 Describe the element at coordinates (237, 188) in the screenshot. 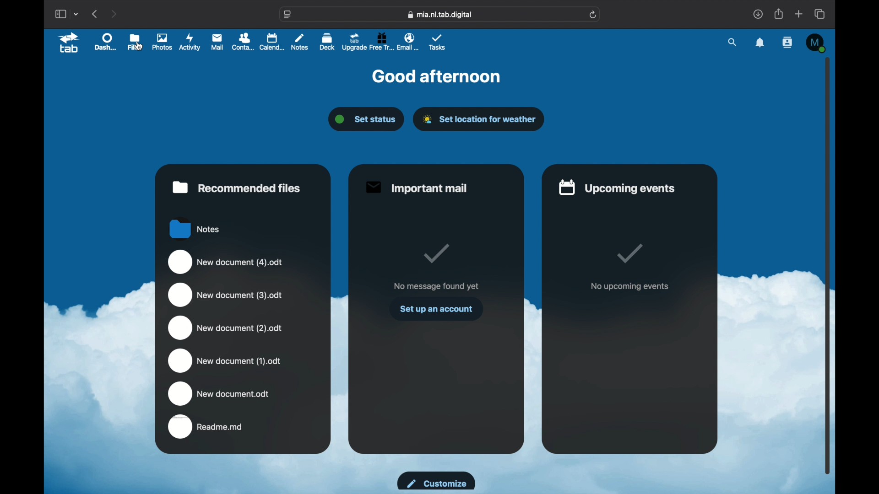

I see `recommended files` at that location.